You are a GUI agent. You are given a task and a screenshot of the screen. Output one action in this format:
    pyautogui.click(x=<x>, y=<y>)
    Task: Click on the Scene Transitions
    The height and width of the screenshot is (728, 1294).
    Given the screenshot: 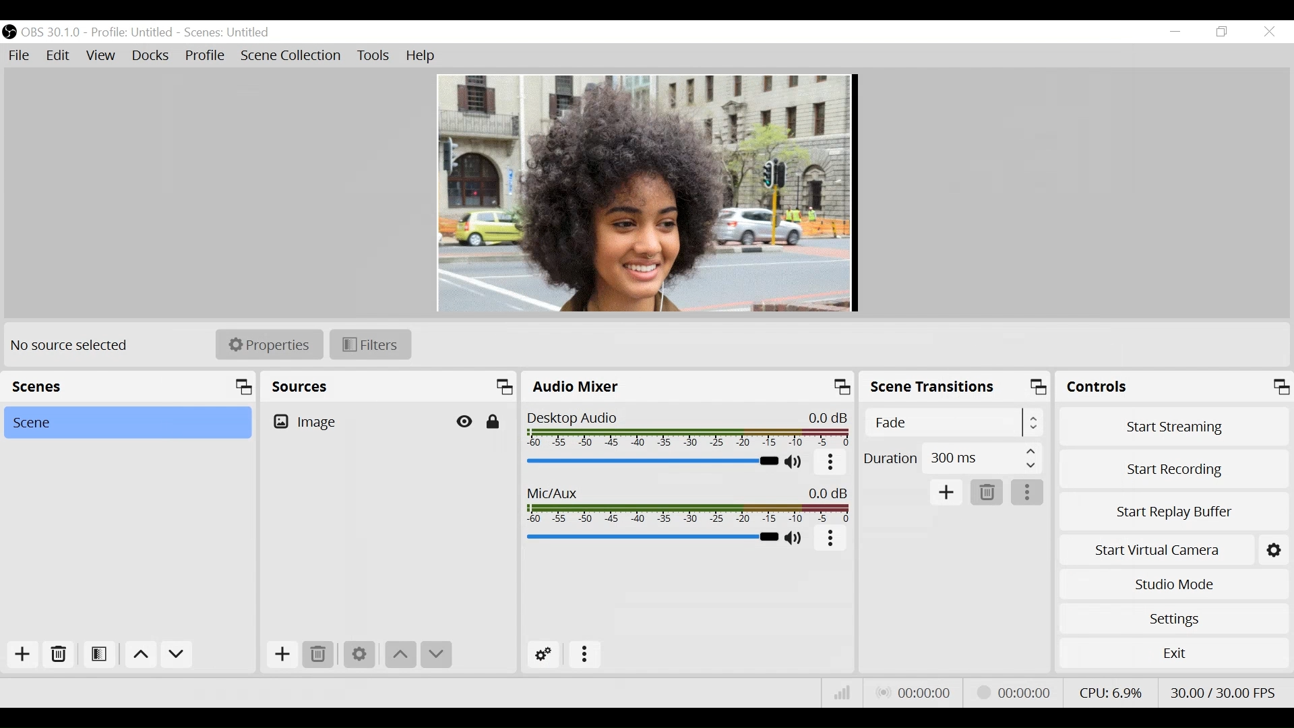 What is the action you would take?
    pyautogui.click(x=953, y=386)
    